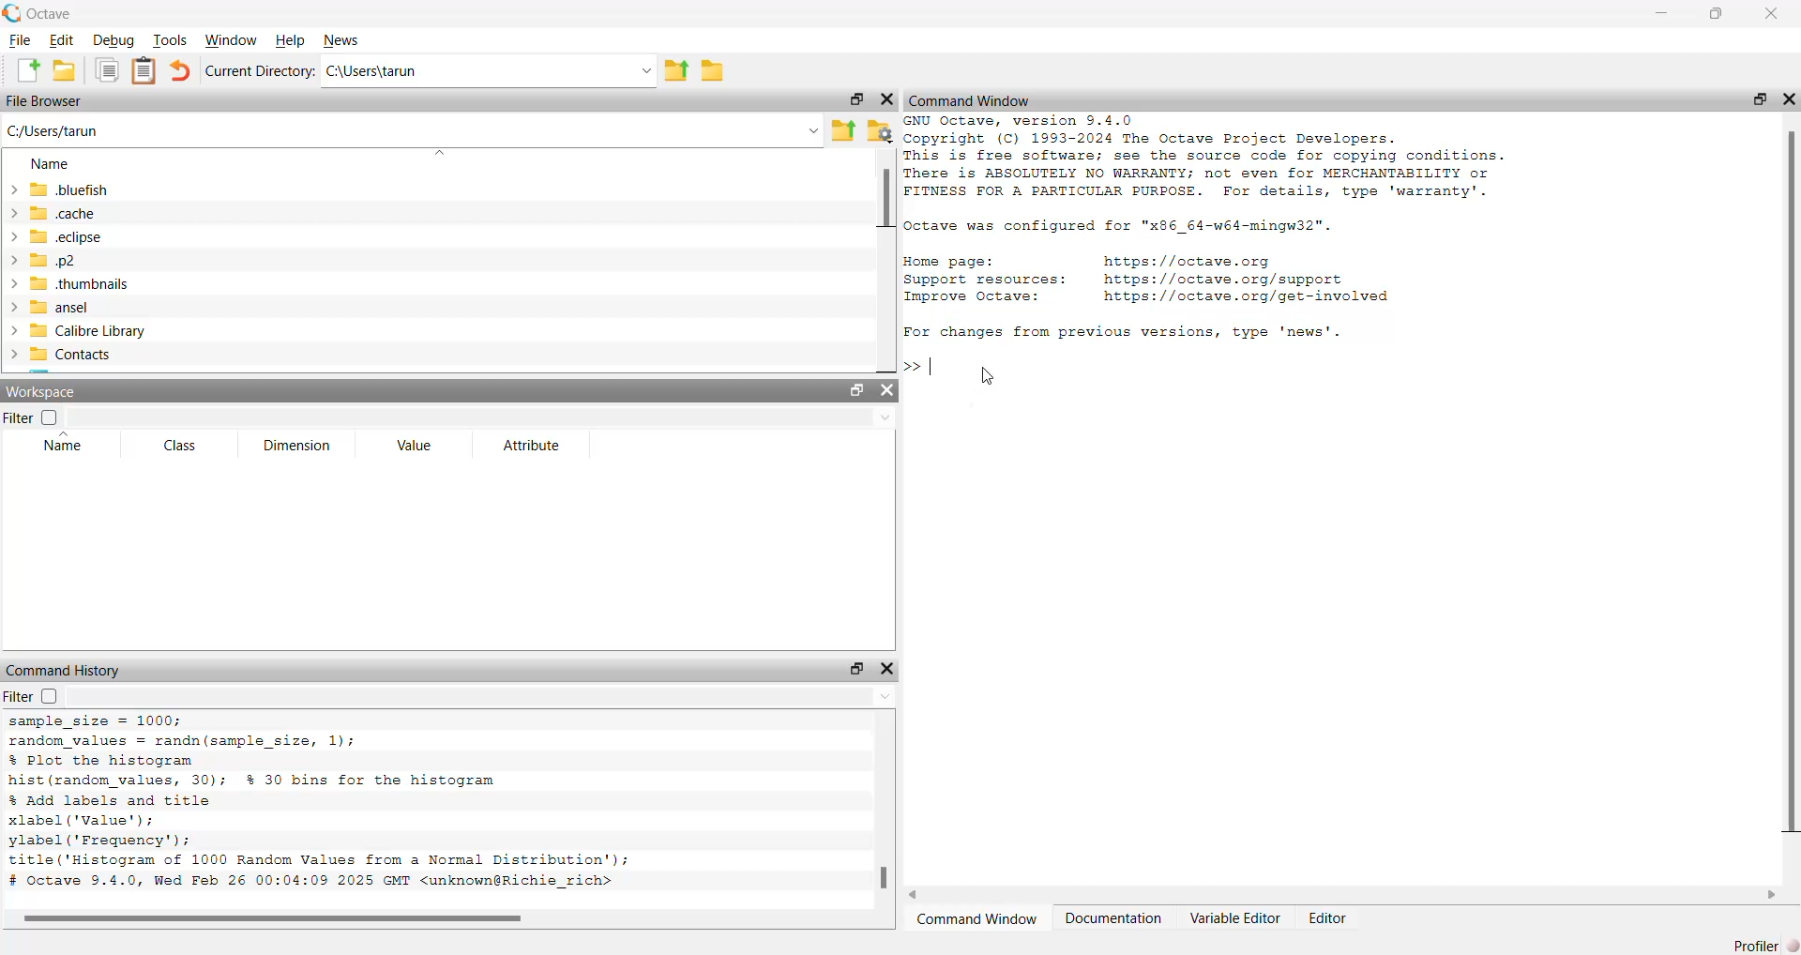 Image resolution: width=1801 pixels, height=955 pixels. What do you see at coordinates (53, 236) in the screenshot?
I see `.eclipse` at bounding box center [53, 236].